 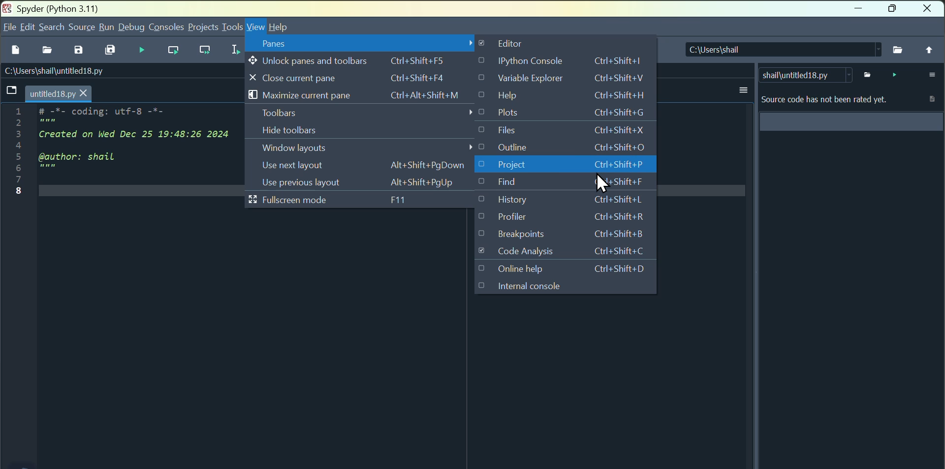 What do you see at coordinates (46, 94) in the screenshot?
I see `file tab` at bounding box center [46, 94].